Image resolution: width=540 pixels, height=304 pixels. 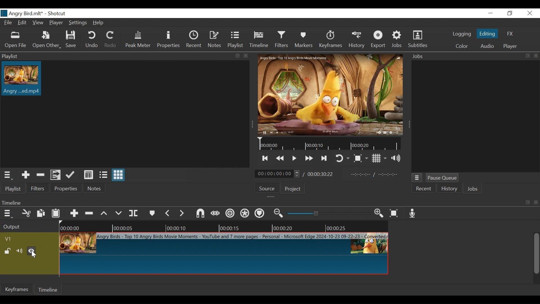 I want to click on Video track name, so click(x=13, y=239).